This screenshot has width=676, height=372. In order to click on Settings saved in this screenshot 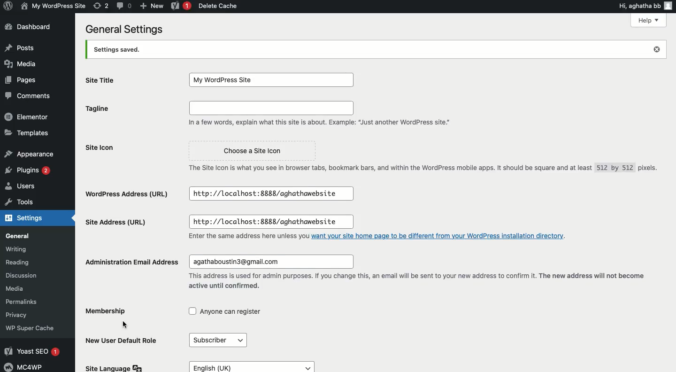, I will do `click(376, 49)`.